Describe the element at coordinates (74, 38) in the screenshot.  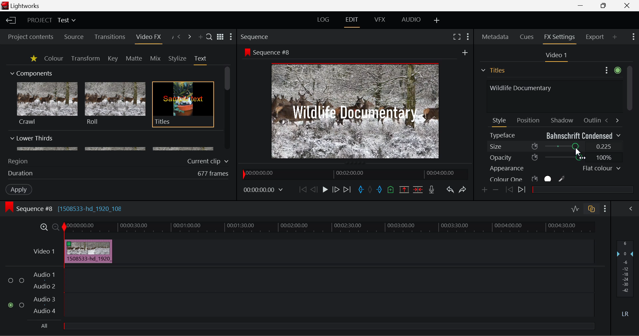
I see `Source` at that location.